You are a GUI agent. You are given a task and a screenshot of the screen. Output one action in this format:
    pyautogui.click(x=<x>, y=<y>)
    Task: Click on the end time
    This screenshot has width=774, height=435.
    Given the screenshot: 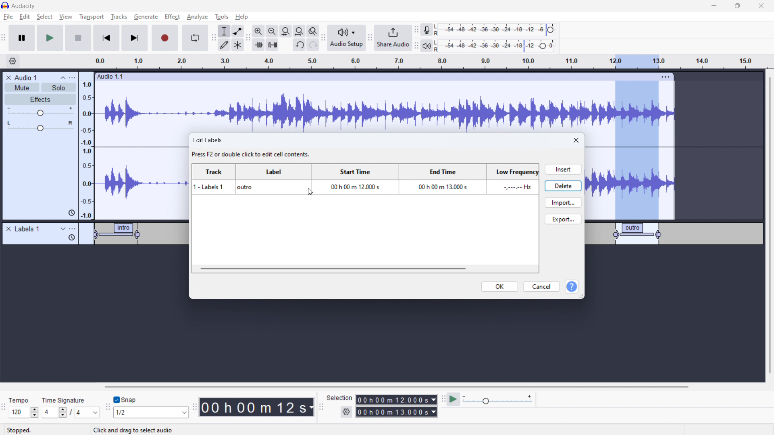 What is the action you would take?
    pyautogui.click(x=441, y=178)
    